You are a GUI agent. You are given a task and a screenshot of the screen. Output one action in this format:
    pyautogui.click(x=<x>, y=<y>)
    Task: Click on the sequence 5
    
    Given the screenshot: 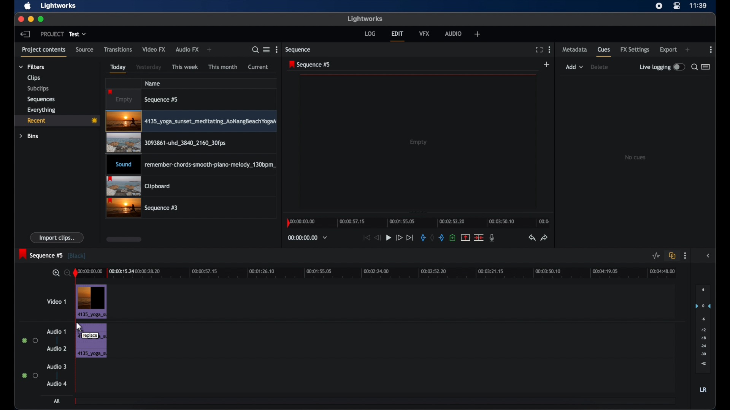 What is the action you would take?
    pyautogui.click(x=310, y=65)
    